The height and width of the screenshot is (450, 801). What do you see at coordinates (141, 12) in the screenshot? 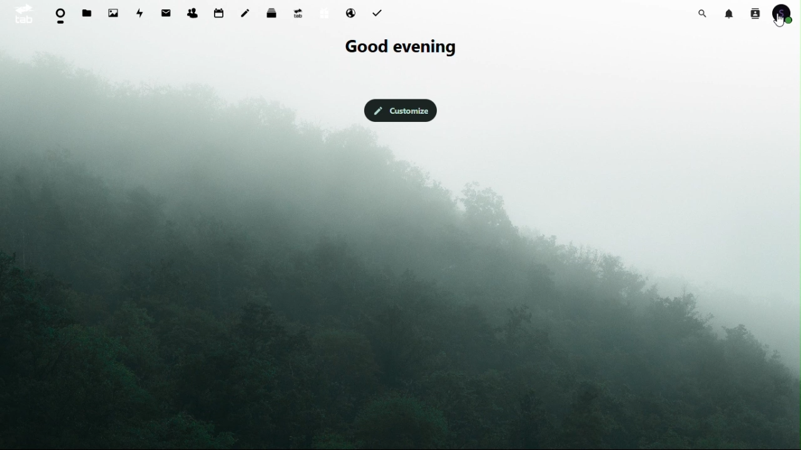
I see `Activity` at bounding box center [141, 12].